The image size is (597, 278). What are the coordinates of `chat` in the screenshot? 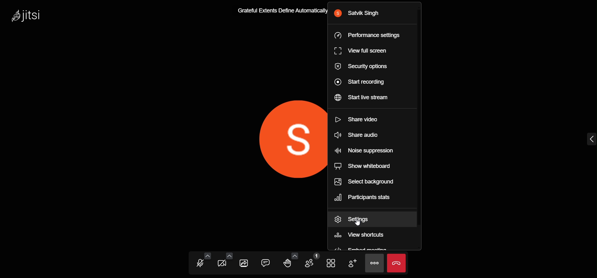 It's located at (264, 263).